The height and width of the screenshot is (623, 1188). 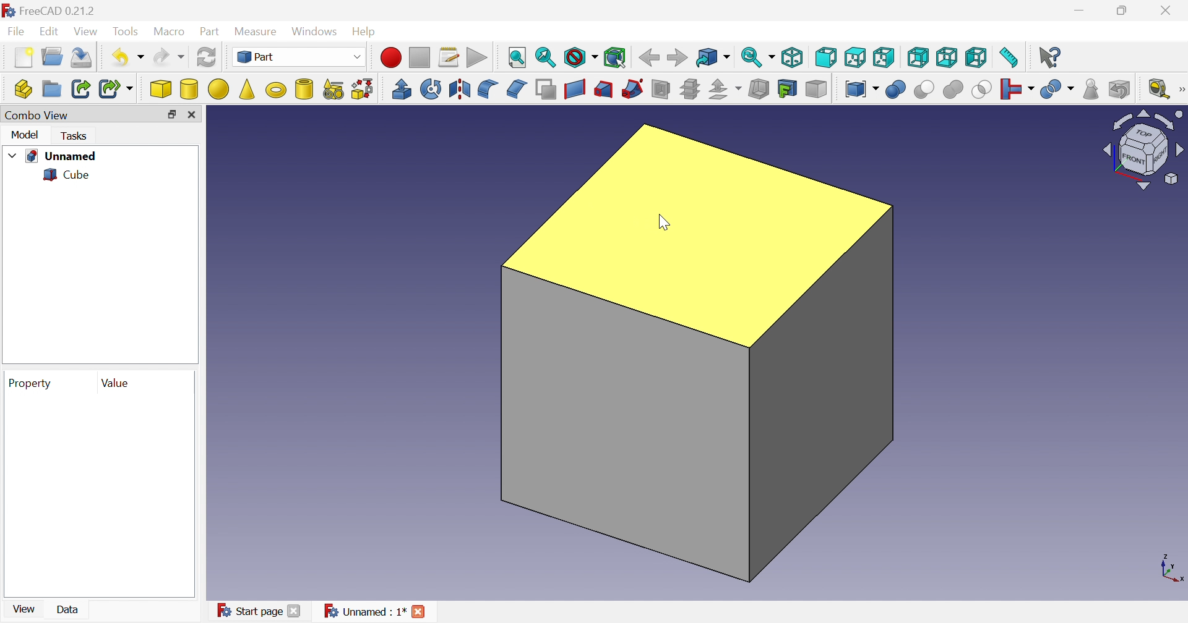 I want to click on Chamfer, so click(x=519, y=89).